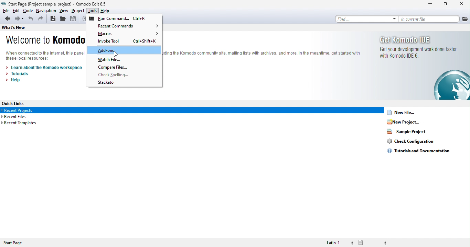 The height and width of the screenshot is (247, 470). What do you see at coordinates (461, 3) in the screenshot?
I see `close` at bounding box center [461, 3].